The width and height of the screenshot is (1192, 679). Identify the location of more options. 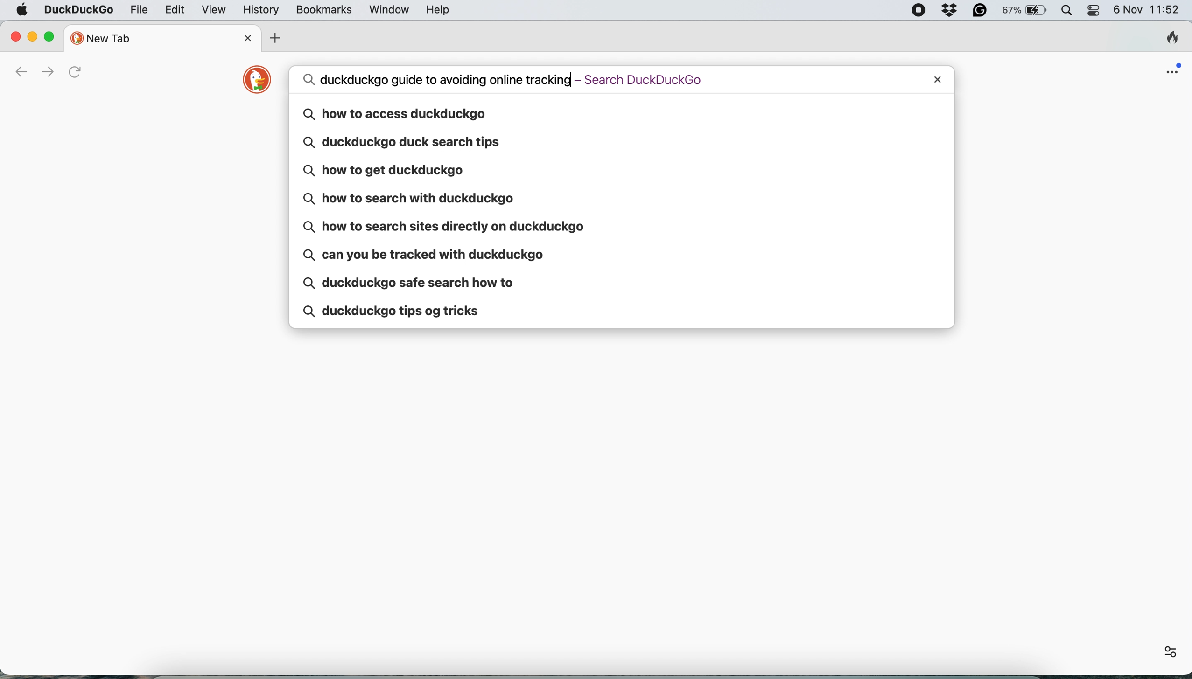
(1160, 650).